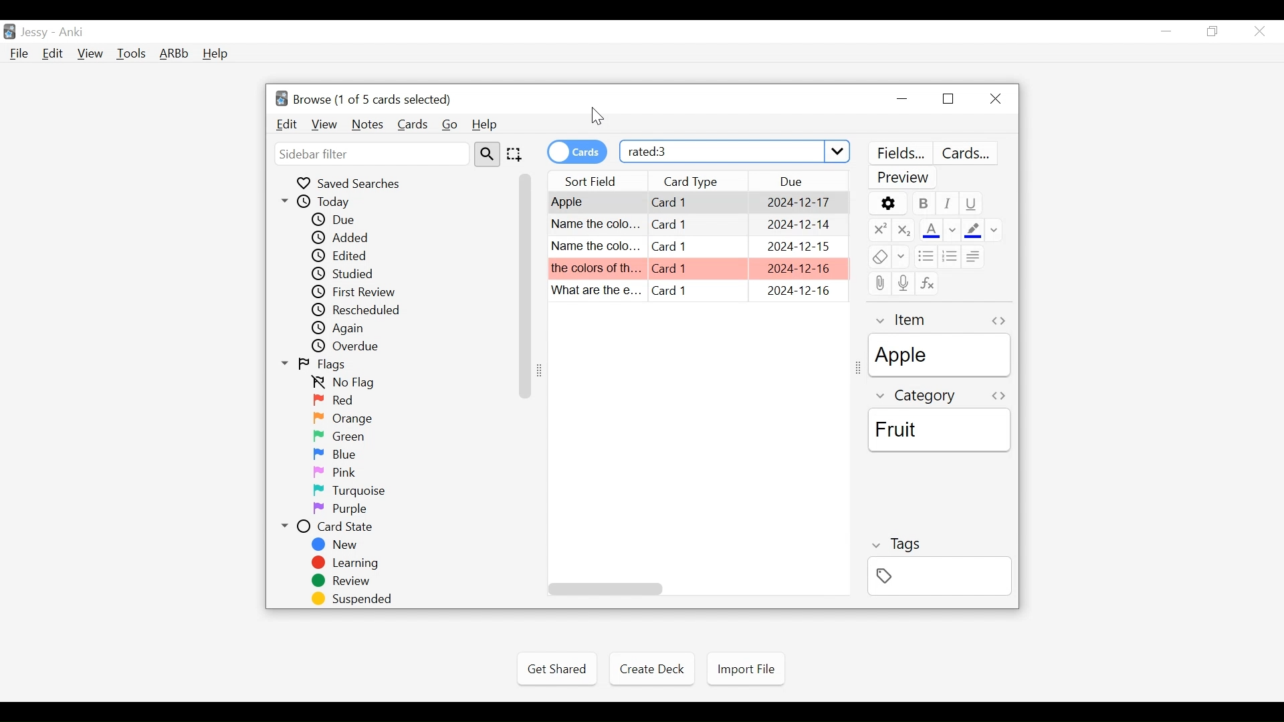  What do you see at coordinates (940, 356) in the screenshot?
I see `Item Field` at bounding box center [940, 356].